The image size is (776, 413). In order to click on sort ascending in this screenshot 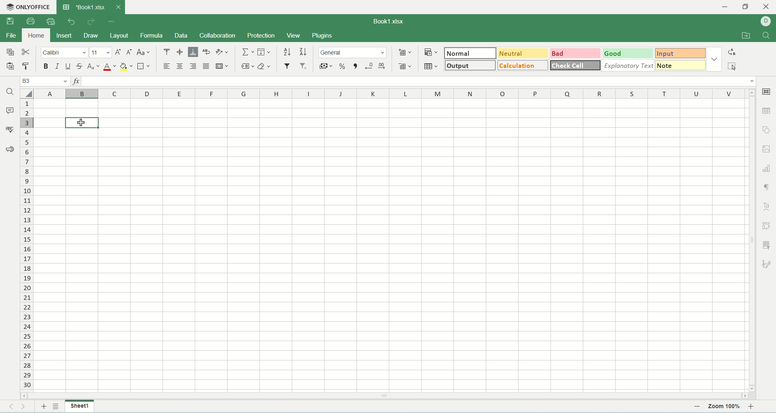, I will do `click(288, 51)`.